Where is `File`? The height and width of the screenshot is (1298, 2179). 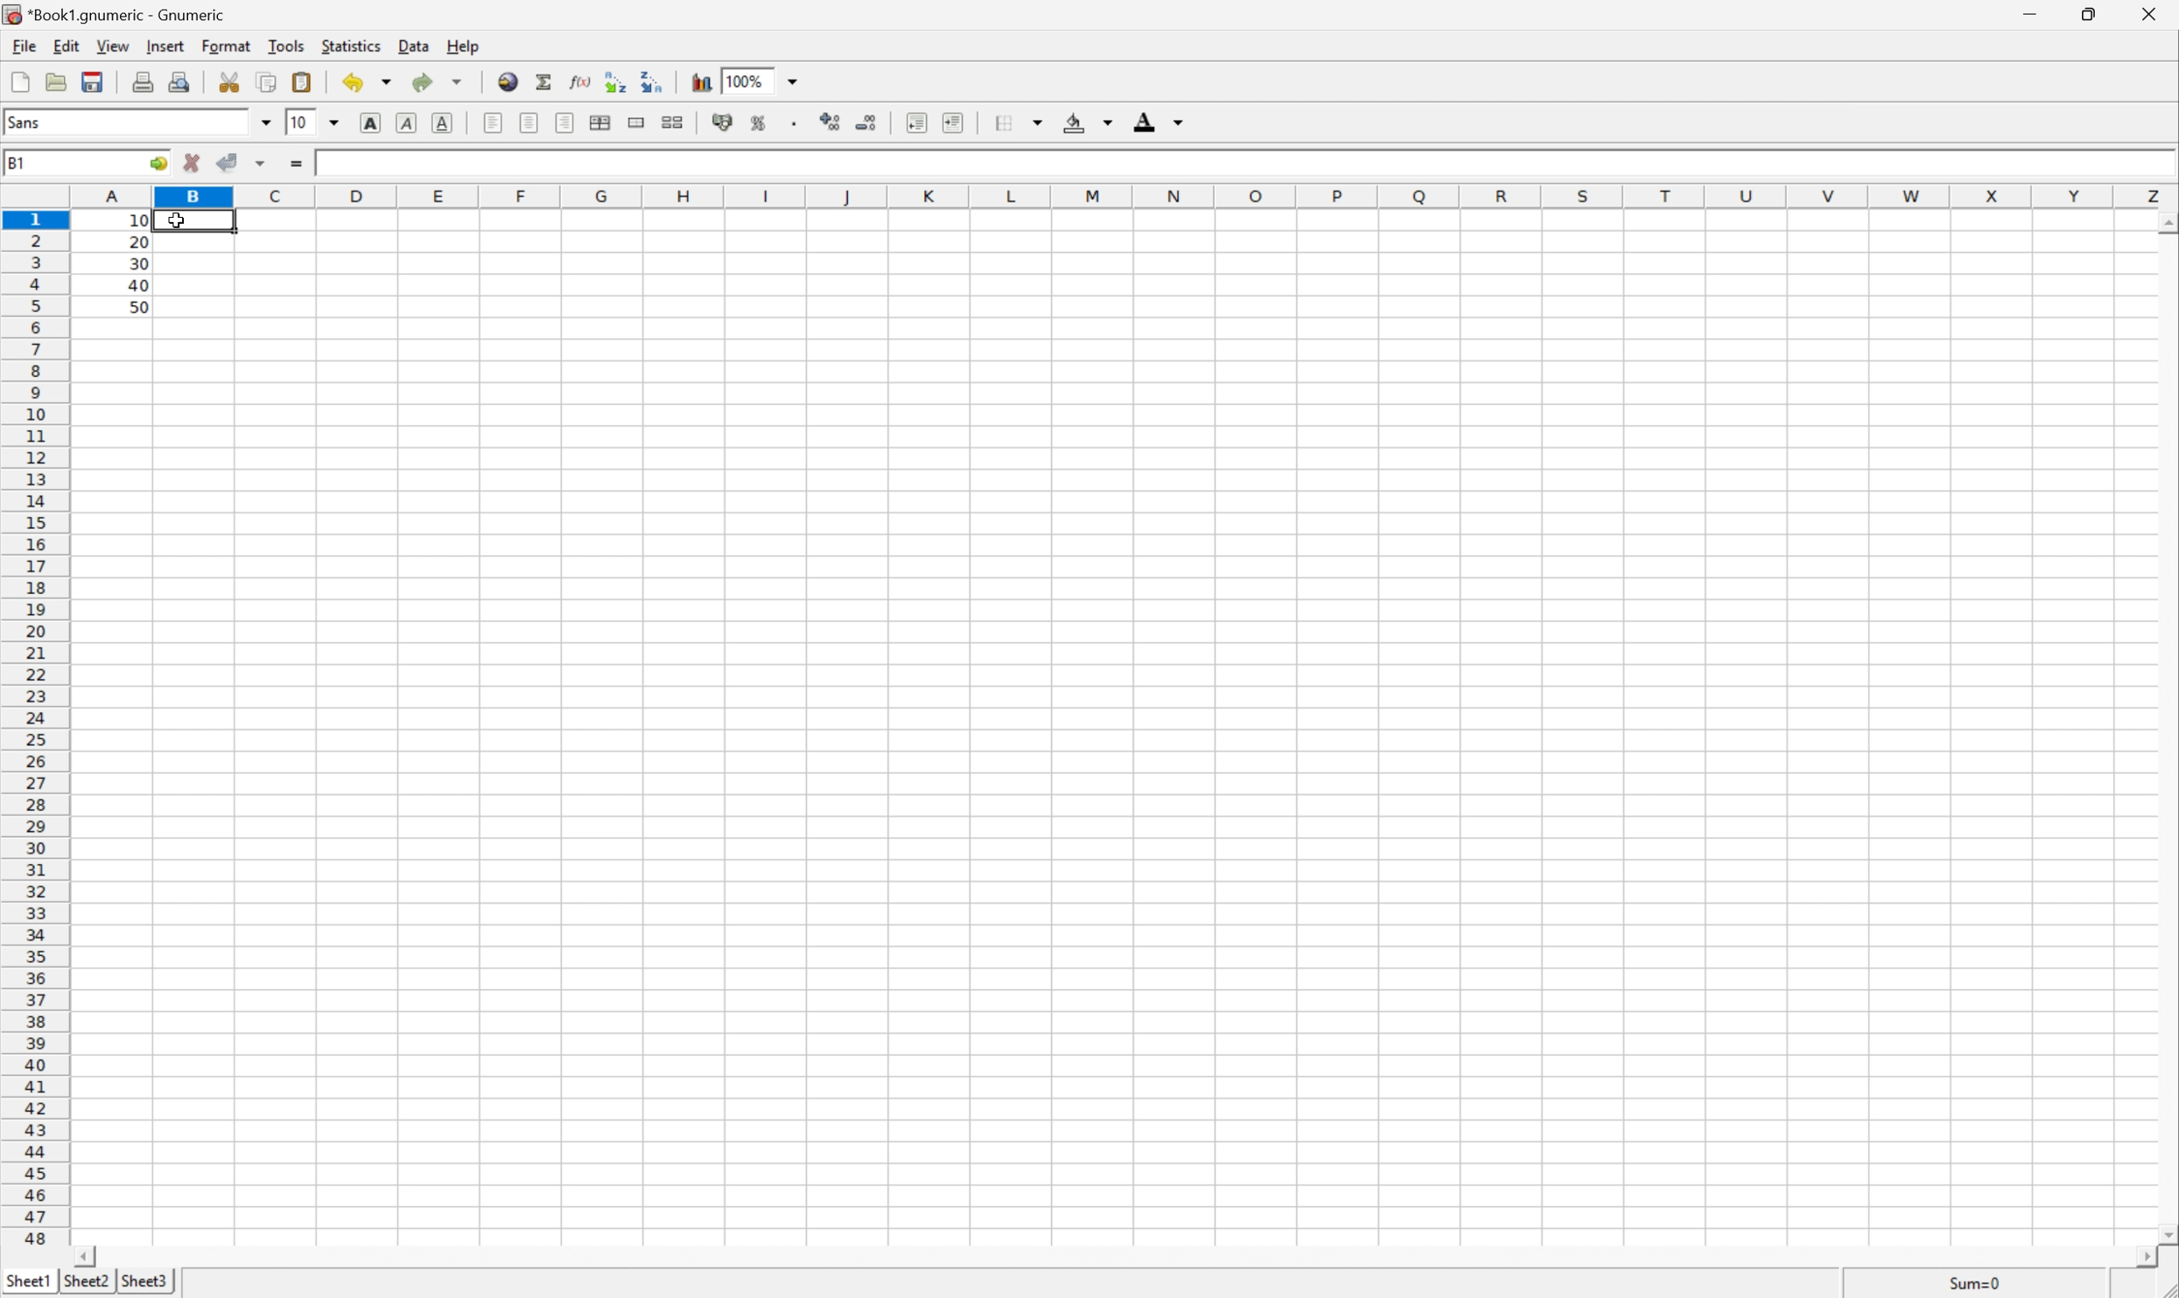
File is located at coordinates (24, 46).